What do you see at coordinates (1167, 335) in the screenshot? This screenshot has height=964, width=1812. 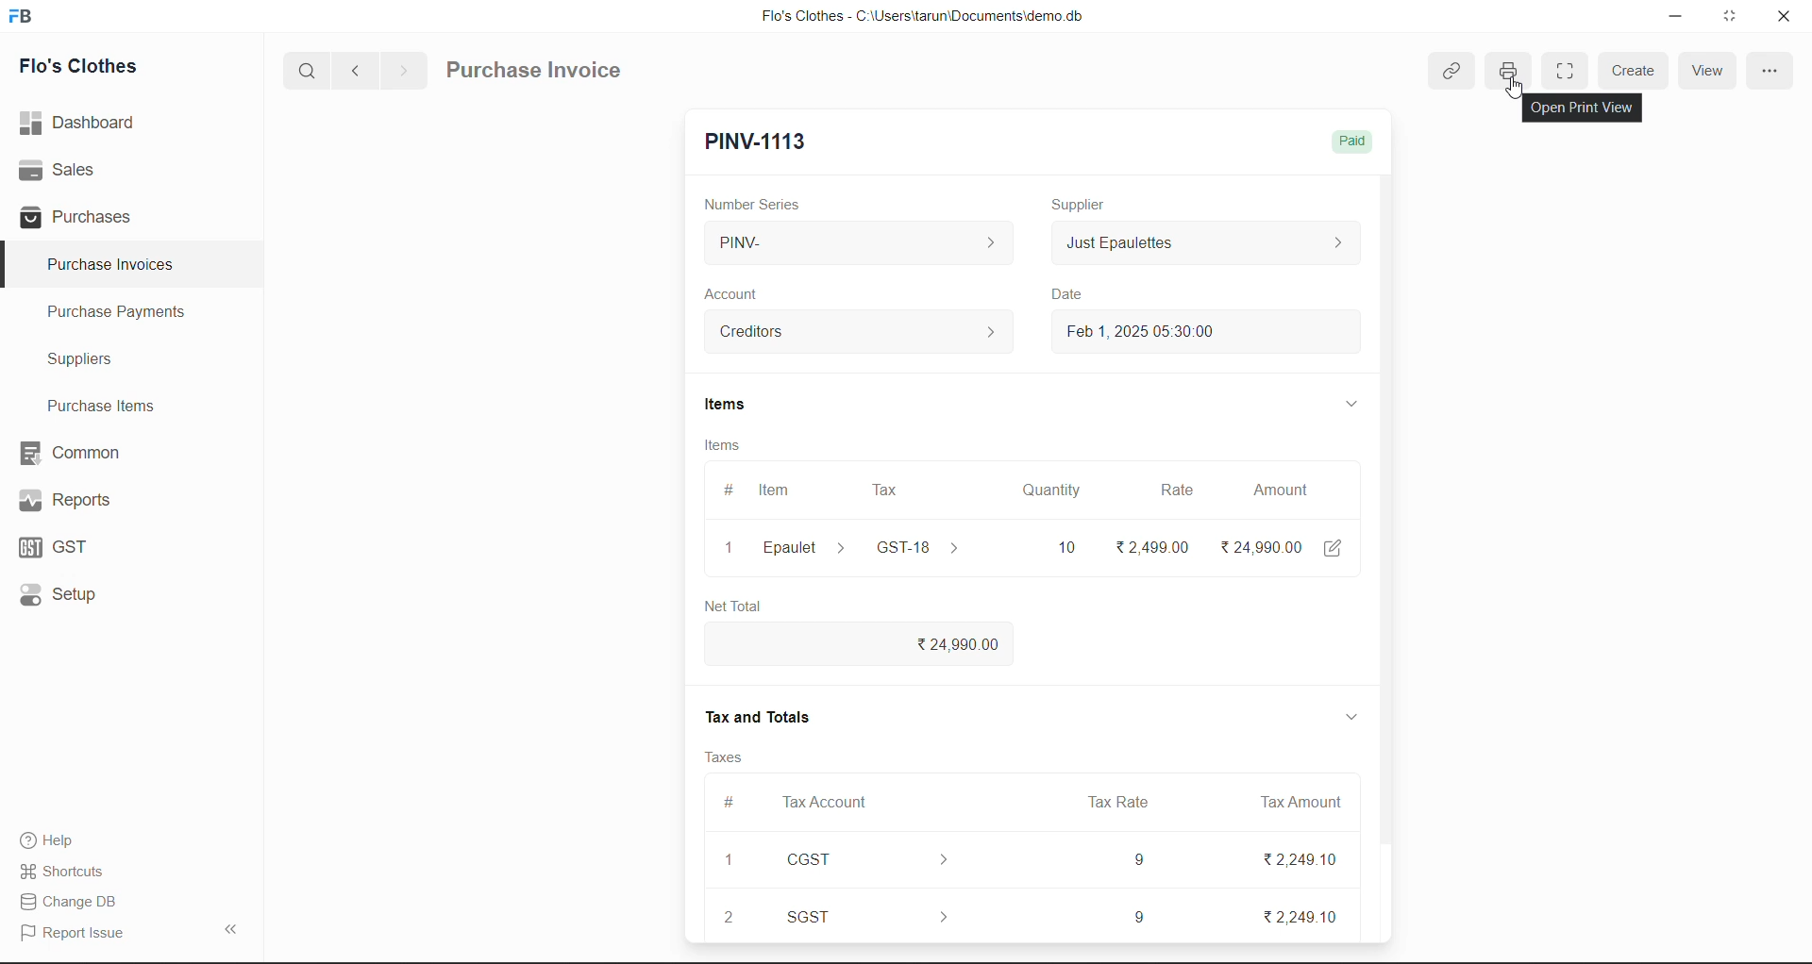 I see `Feb 1, 2025 05:30:00` at bounding box center [1167, 335].